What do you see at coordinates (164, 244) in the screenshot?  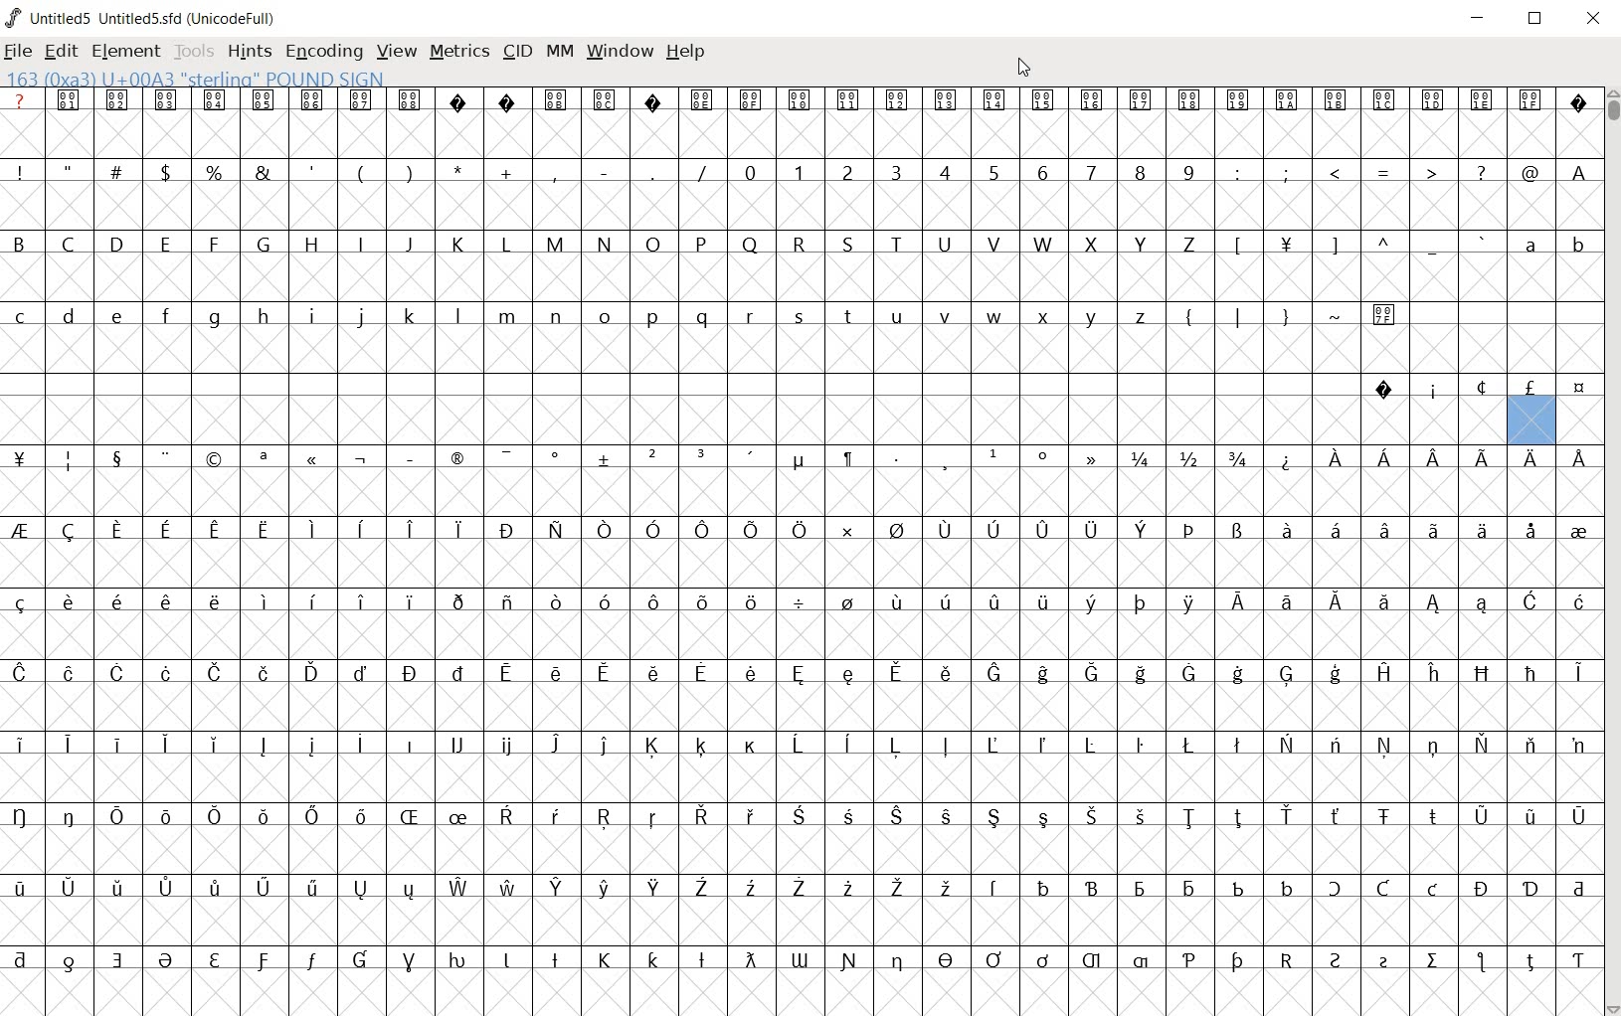 I see `E` at bounding box center [164, 244].